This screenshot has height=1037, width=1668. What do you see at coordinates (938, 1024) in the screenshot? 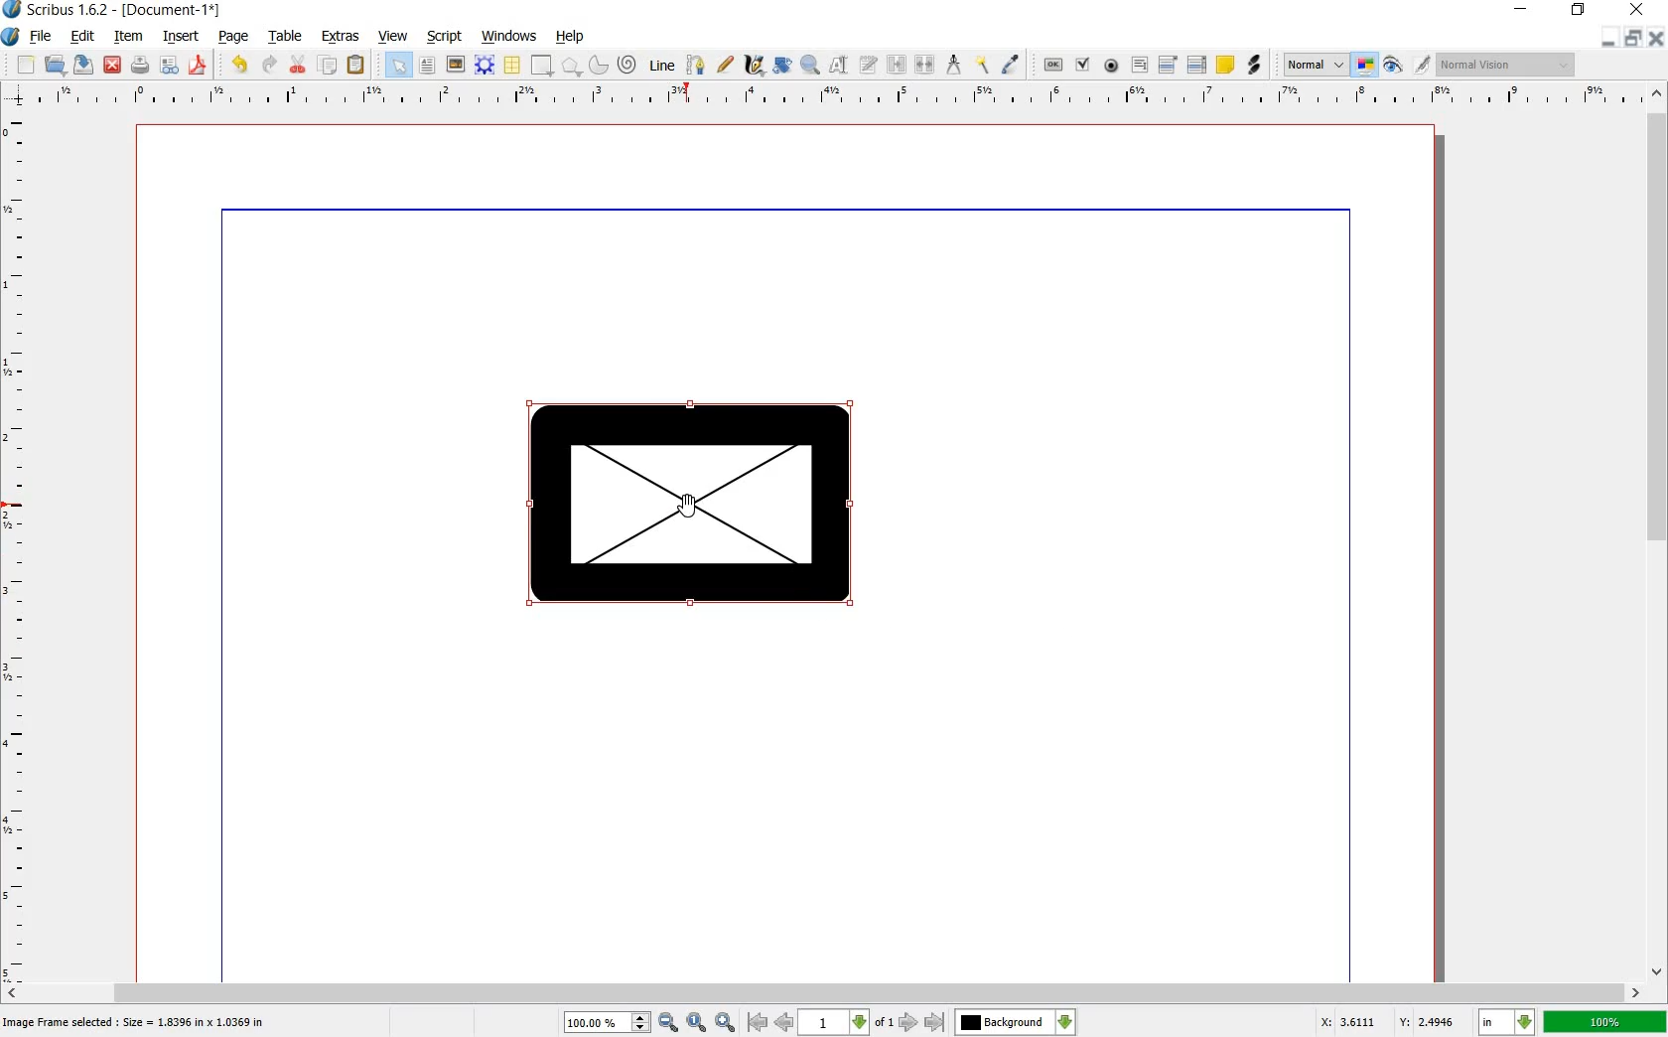
I see `move to over-next page` at bounding box center [938, 1024].